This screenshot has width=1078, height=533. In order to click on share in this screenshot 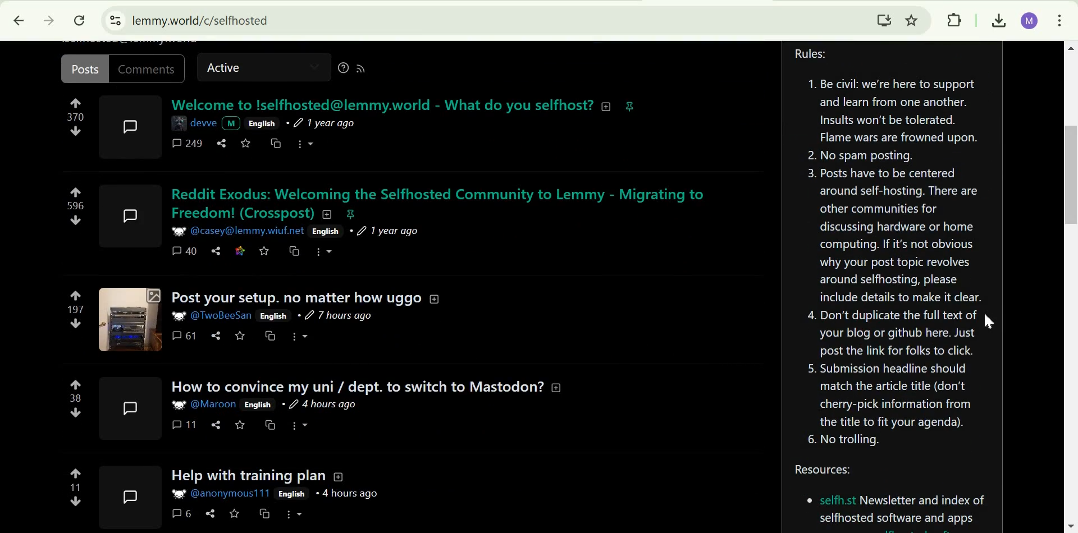, I will do `click(217, 424)`.